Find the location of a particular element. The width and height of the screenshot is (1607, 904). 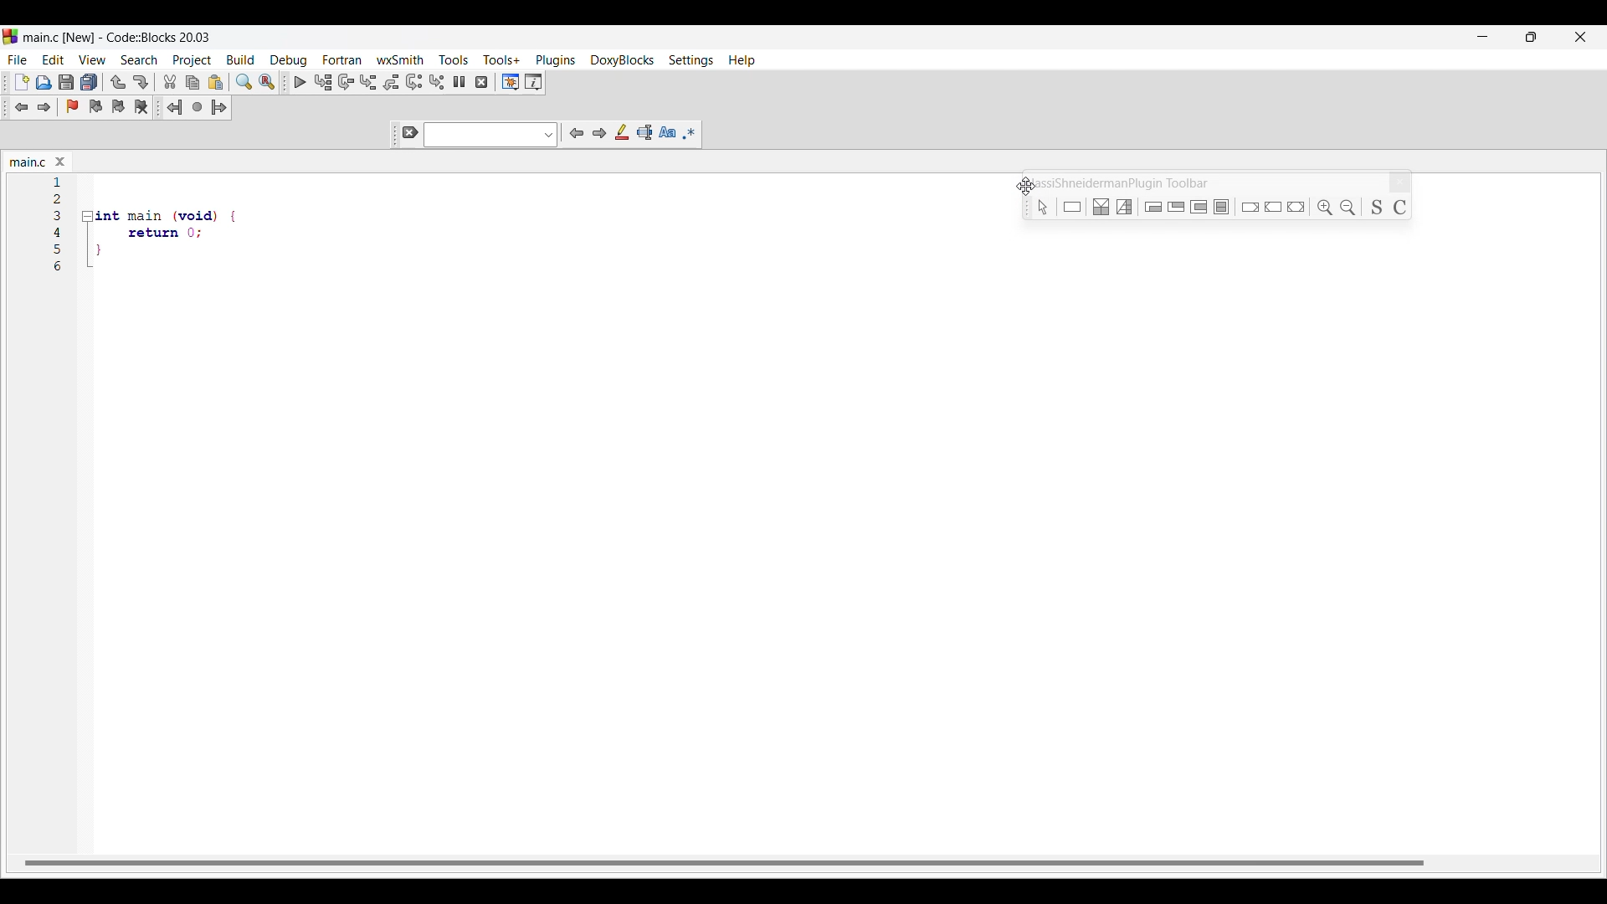

Find is located at coordinates (244, 82).